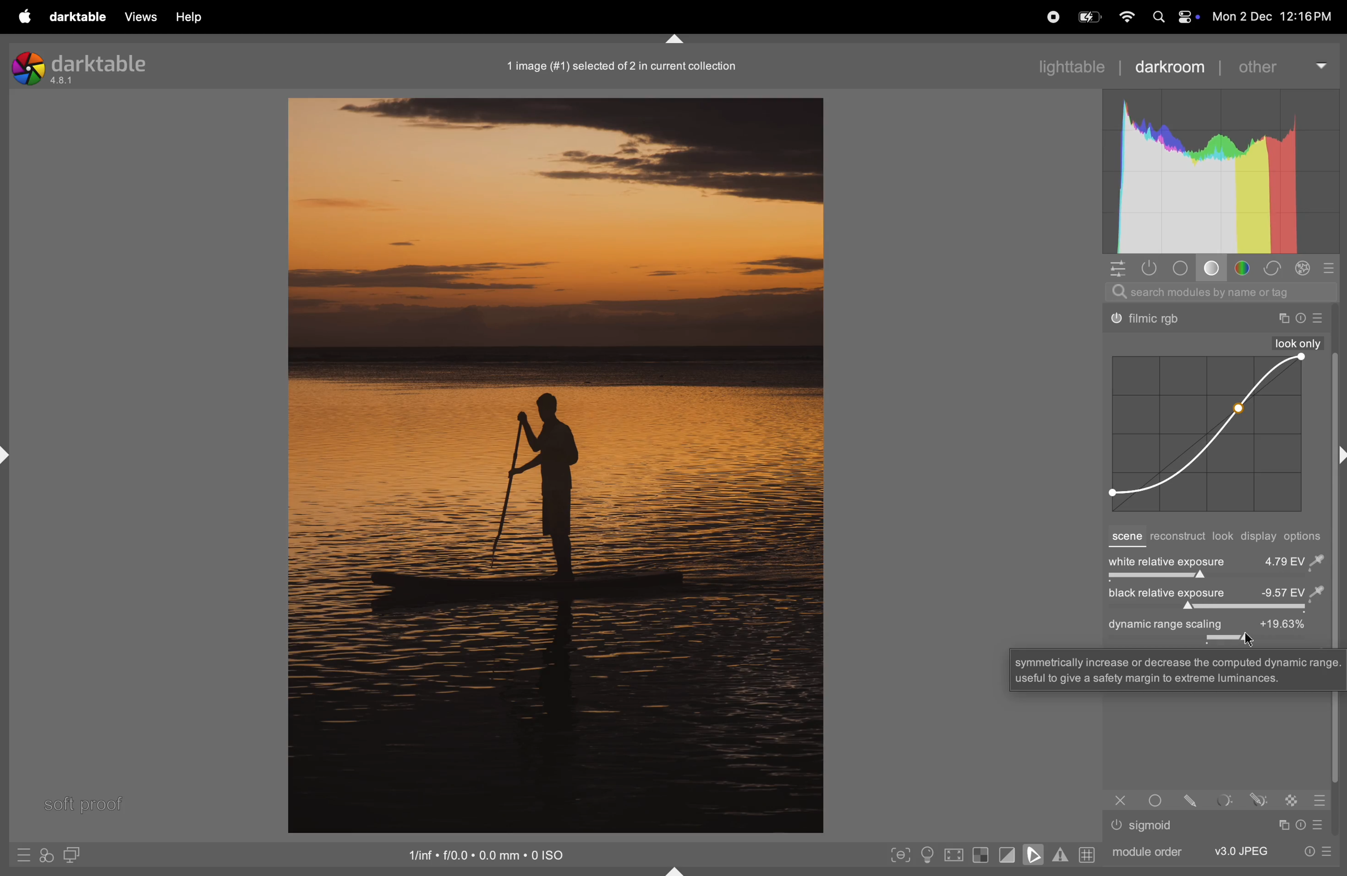 The image size is (1347, 876). What do you see at coordinates (1319, 800) in the screenshot?
I see `` at bounding box center [1319, 800].